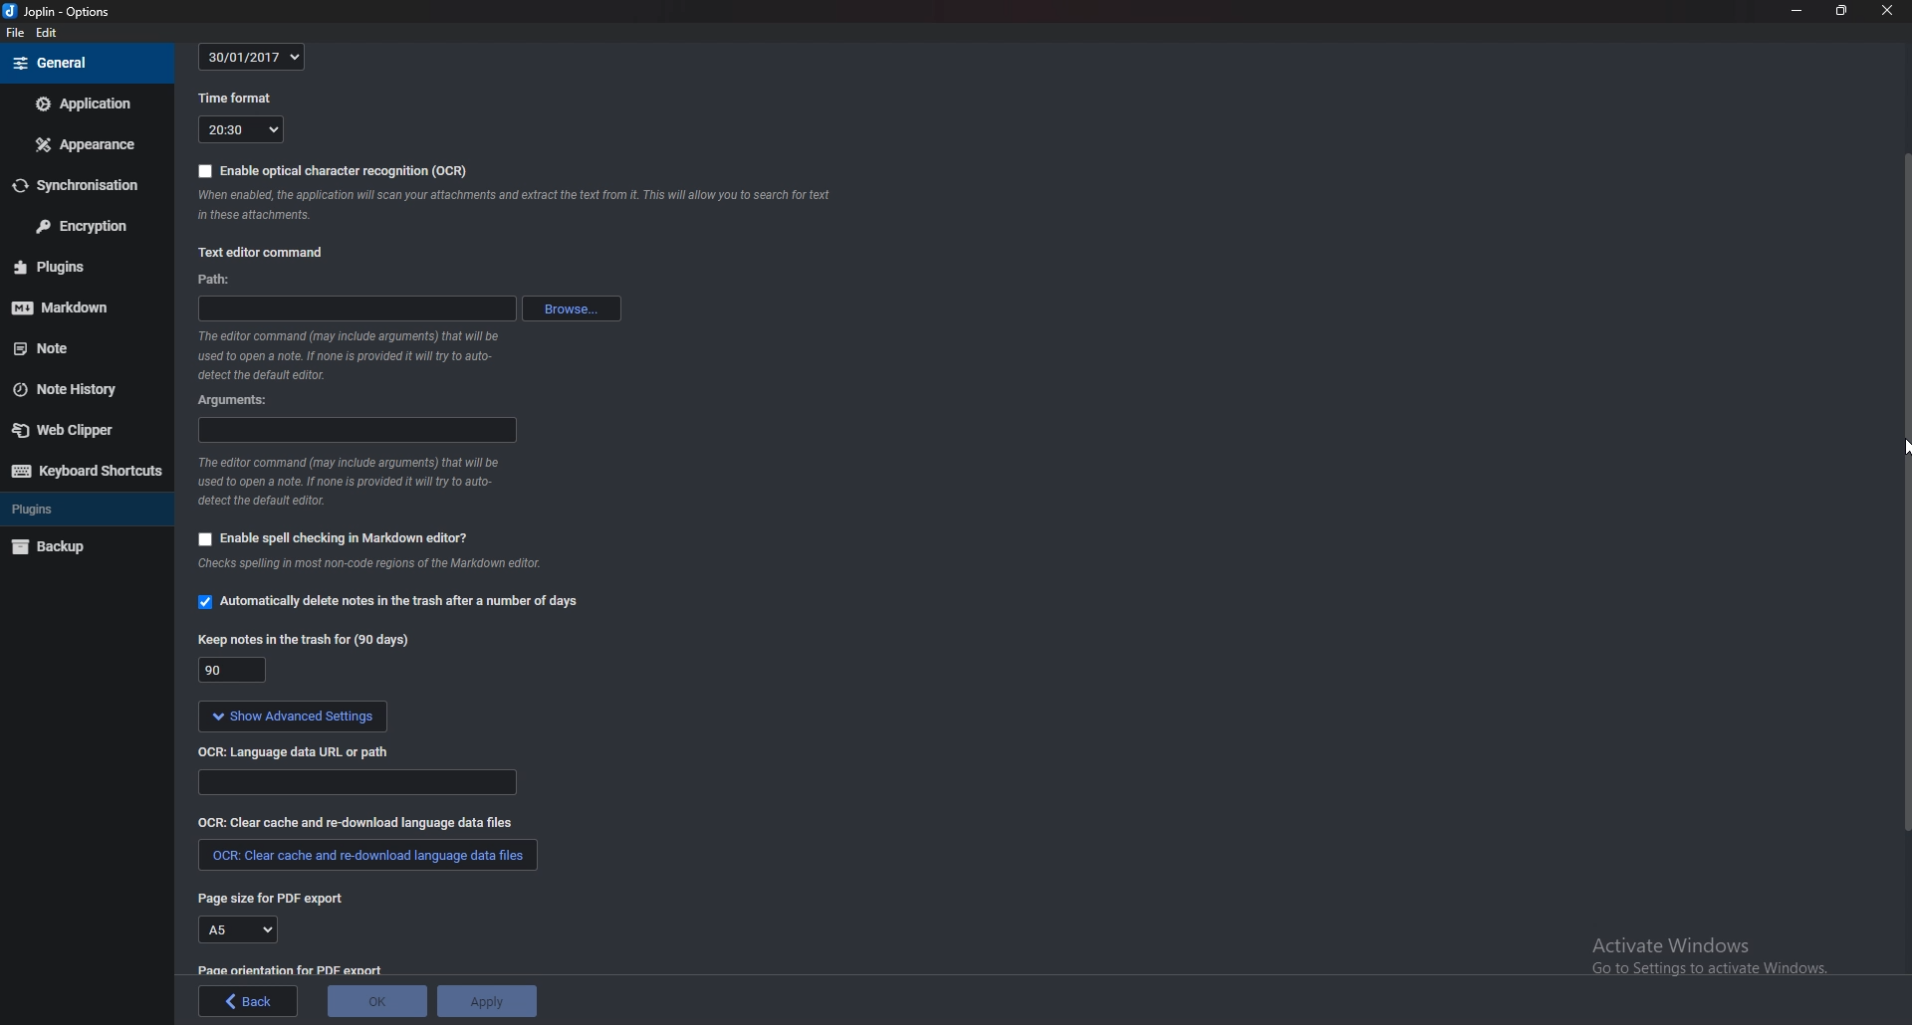 This screenshot has width=1912, height=1025. I want to click on Resize, so click(1841, 12).